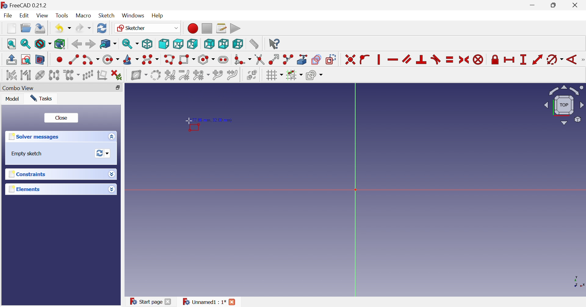 The width and height of the screenshot is (586, 307). Describe the element at coordinates (155, 75) in the screenshot. I see `Convert geometry to B-spline` at that location.